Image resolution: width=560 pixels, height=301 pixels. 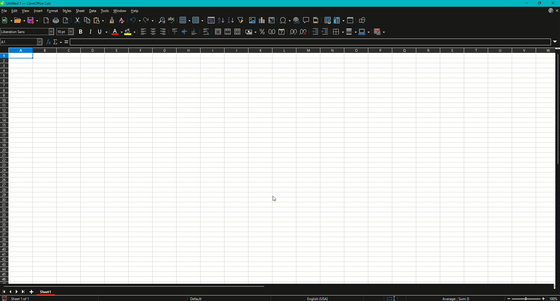 What do you see at coordinates (103, 32) in the screenshot?
I see `Underline` at bounding box center [103, 32].